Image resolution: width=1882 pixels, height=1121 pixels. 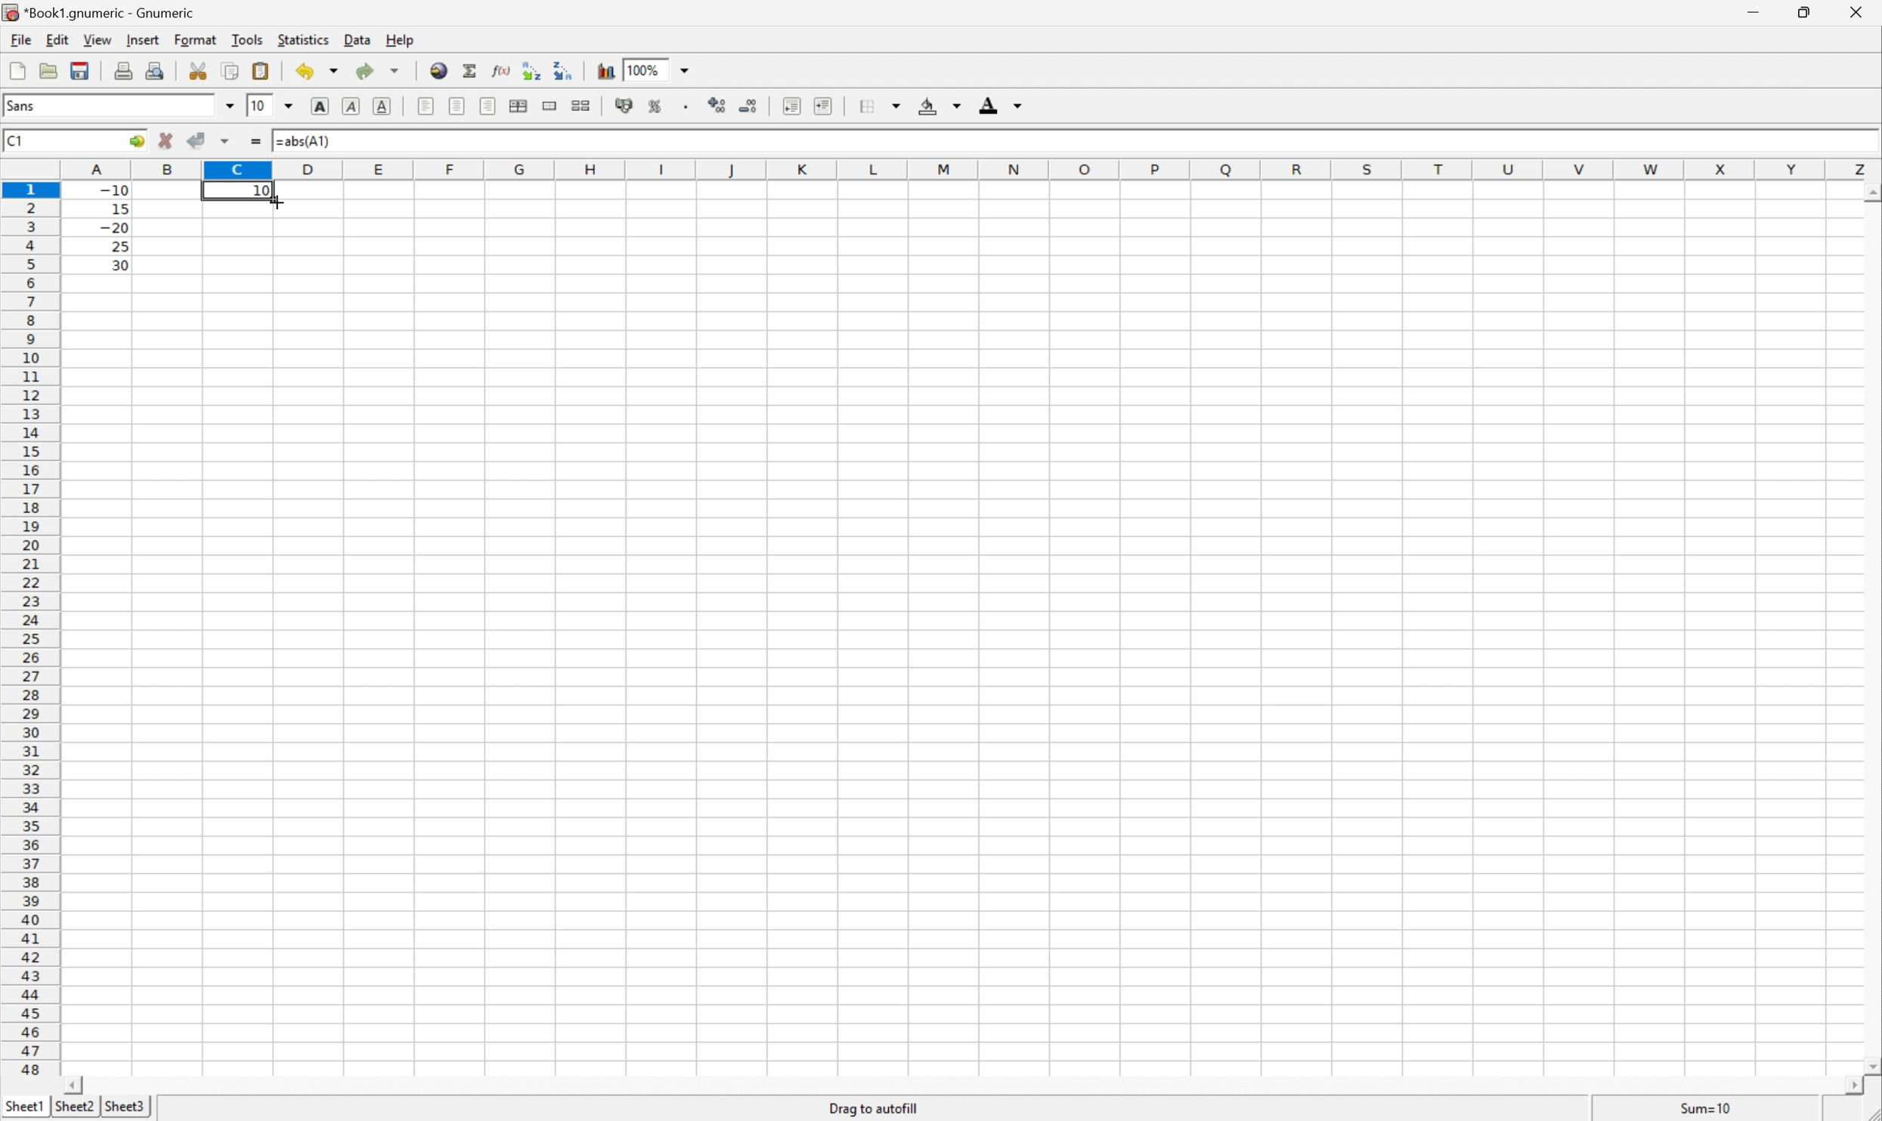 What do you see at coordinates (249, 39) in the screenshot?
I see `Tools` at bounding box center [249, 39].